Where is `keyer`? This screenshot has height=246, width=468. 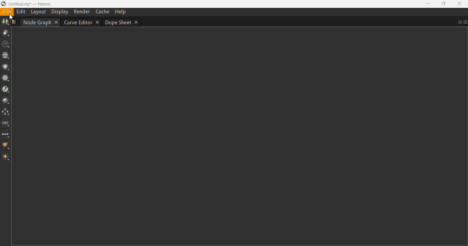 keyer is located at coordinates (5, 90).